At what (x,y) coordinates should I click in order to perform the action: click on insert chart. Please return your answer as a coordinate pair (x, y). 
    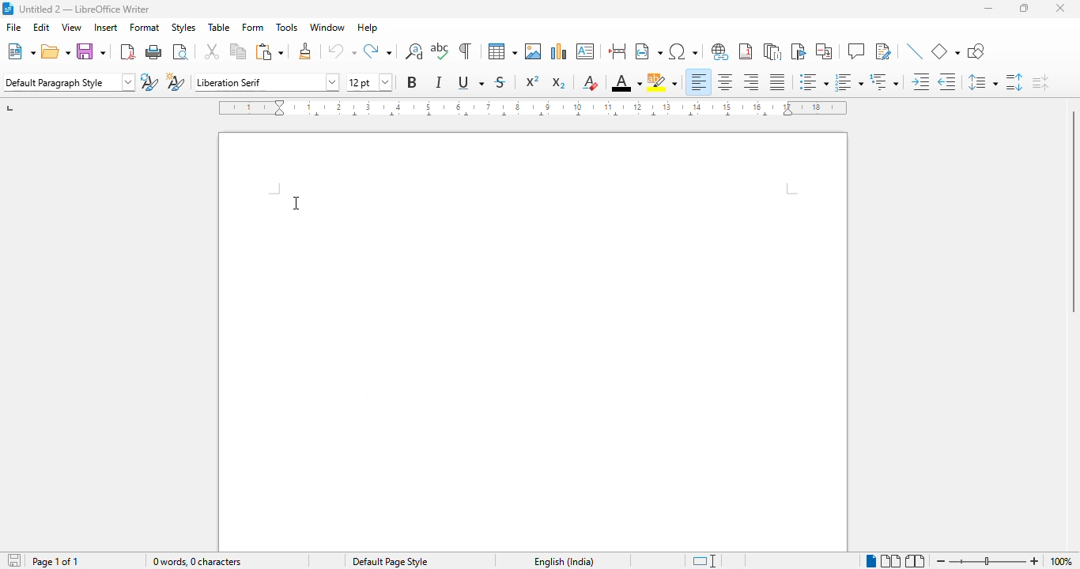
    Looking at the image, I should click on (559, 51).